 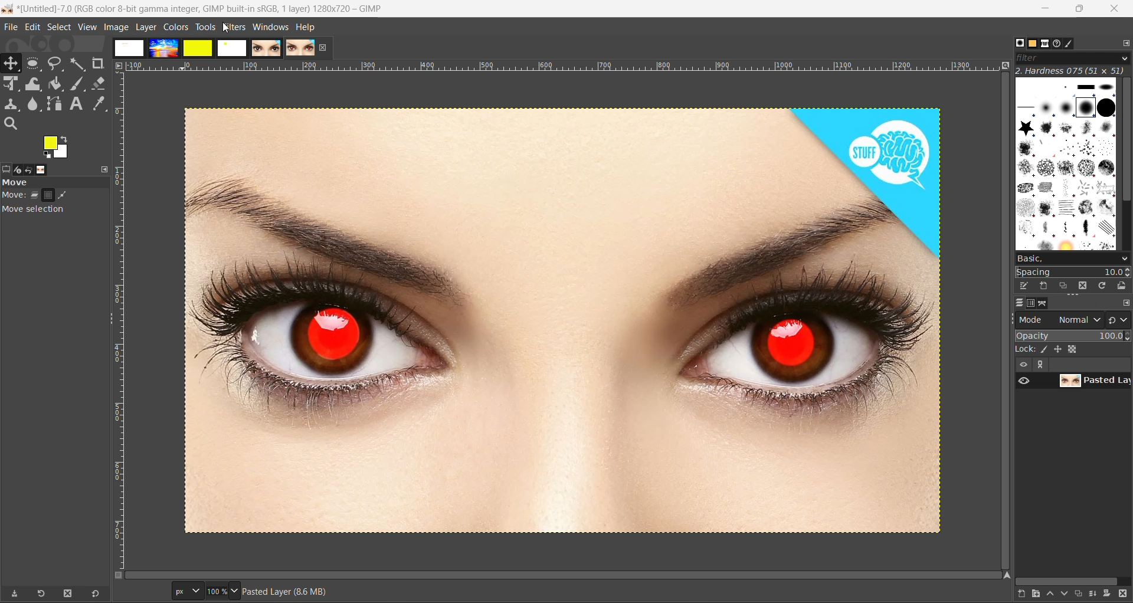 I want to click on vertical scroll bar, so click(x=1126, y=145).